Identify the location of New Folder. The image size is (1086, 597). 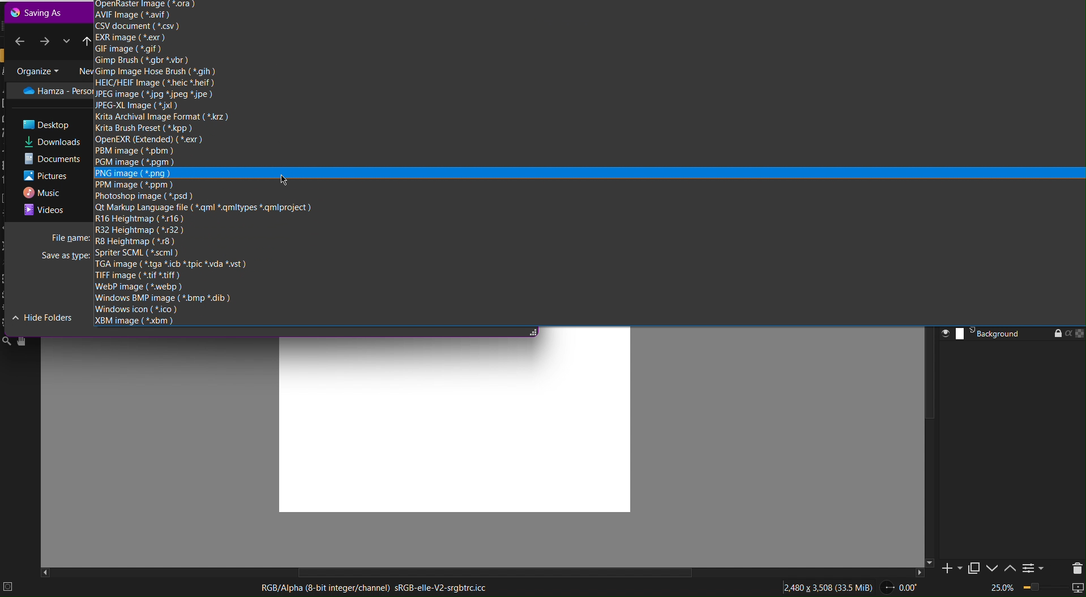
(81, 69).